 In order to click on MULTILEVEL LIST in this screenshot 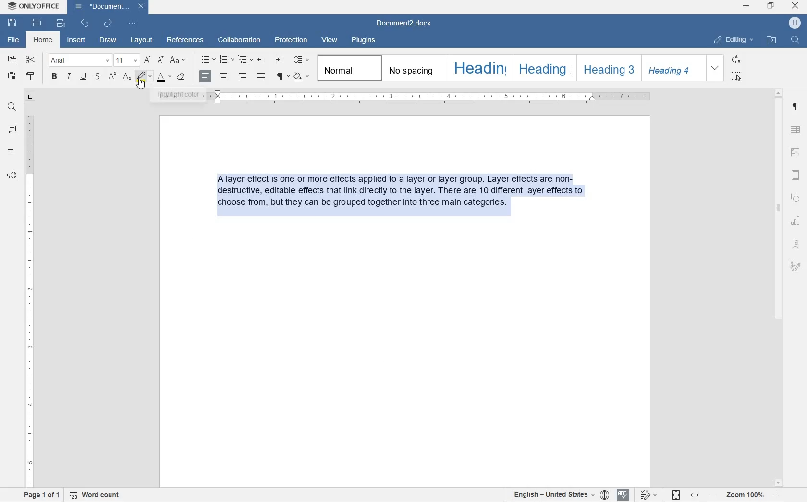, I will do `click(245, 60)`.